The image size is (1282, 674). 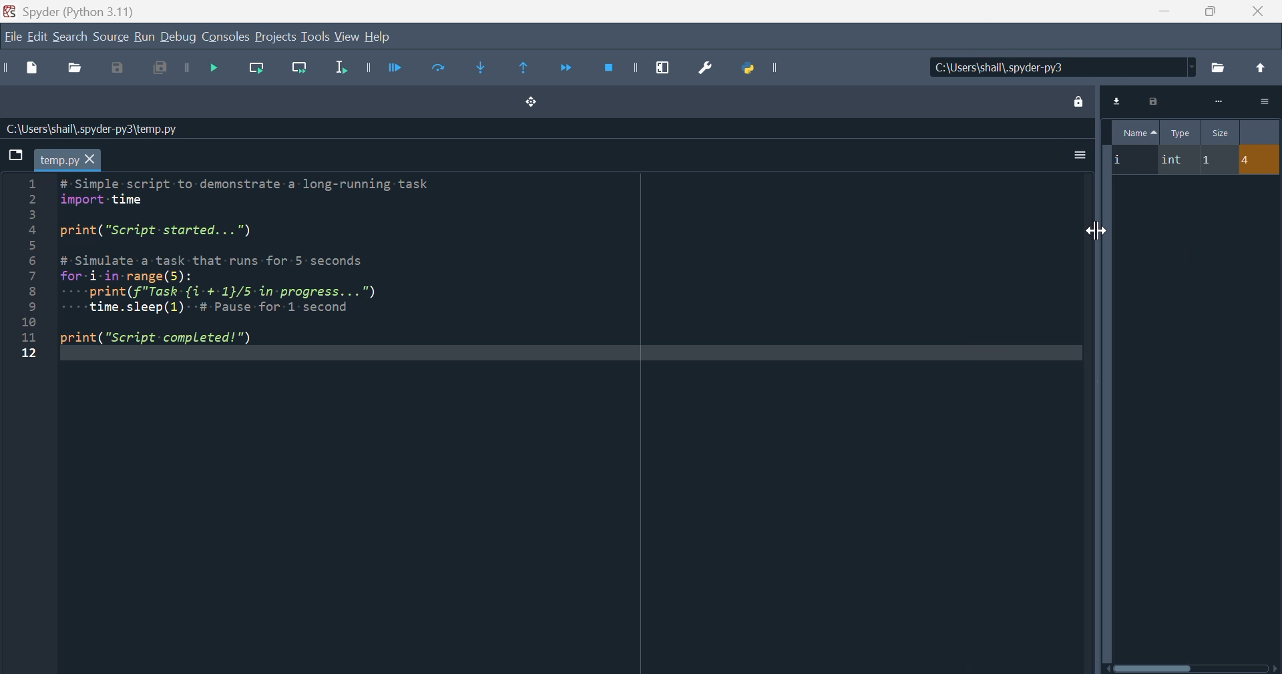 I want to click on line number, so click(x=27, y=269).